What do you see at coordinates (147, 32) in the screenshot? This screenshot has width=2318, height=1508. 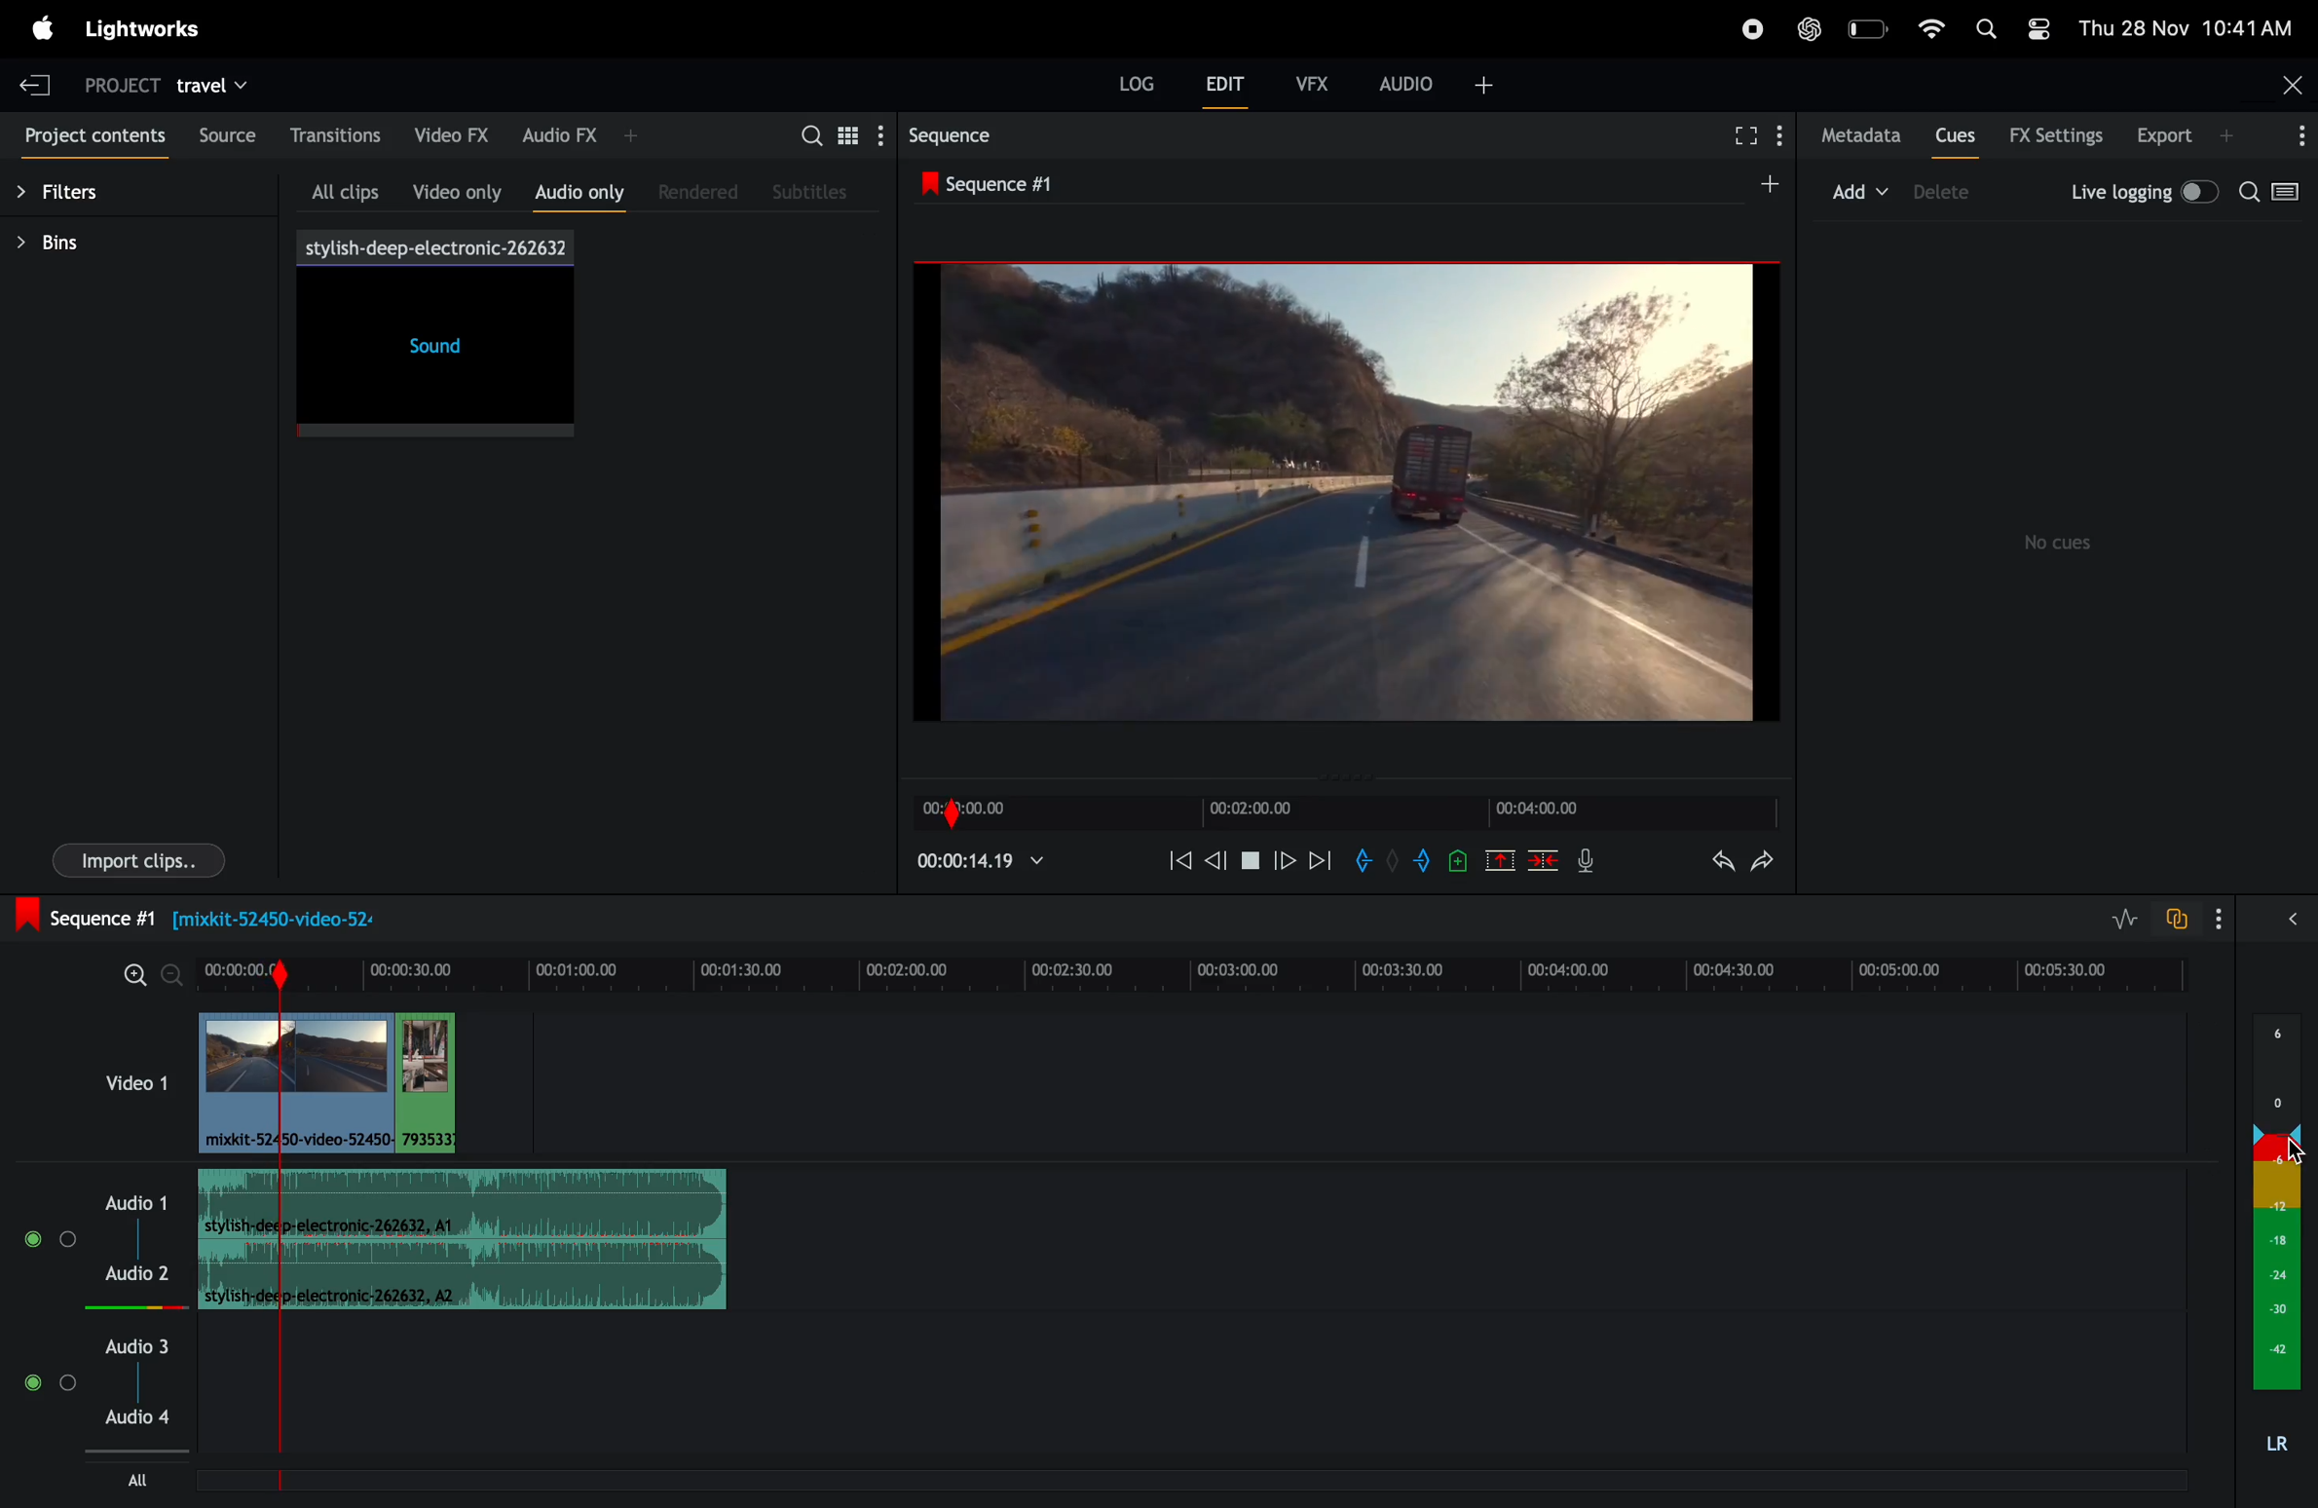 I see `light works menu` at bounding box center [147, 32].